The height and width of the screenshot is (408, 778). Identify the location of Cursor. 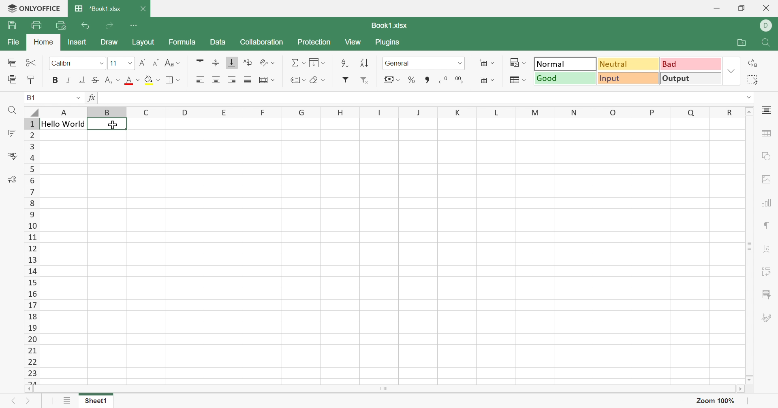
(113, 124).